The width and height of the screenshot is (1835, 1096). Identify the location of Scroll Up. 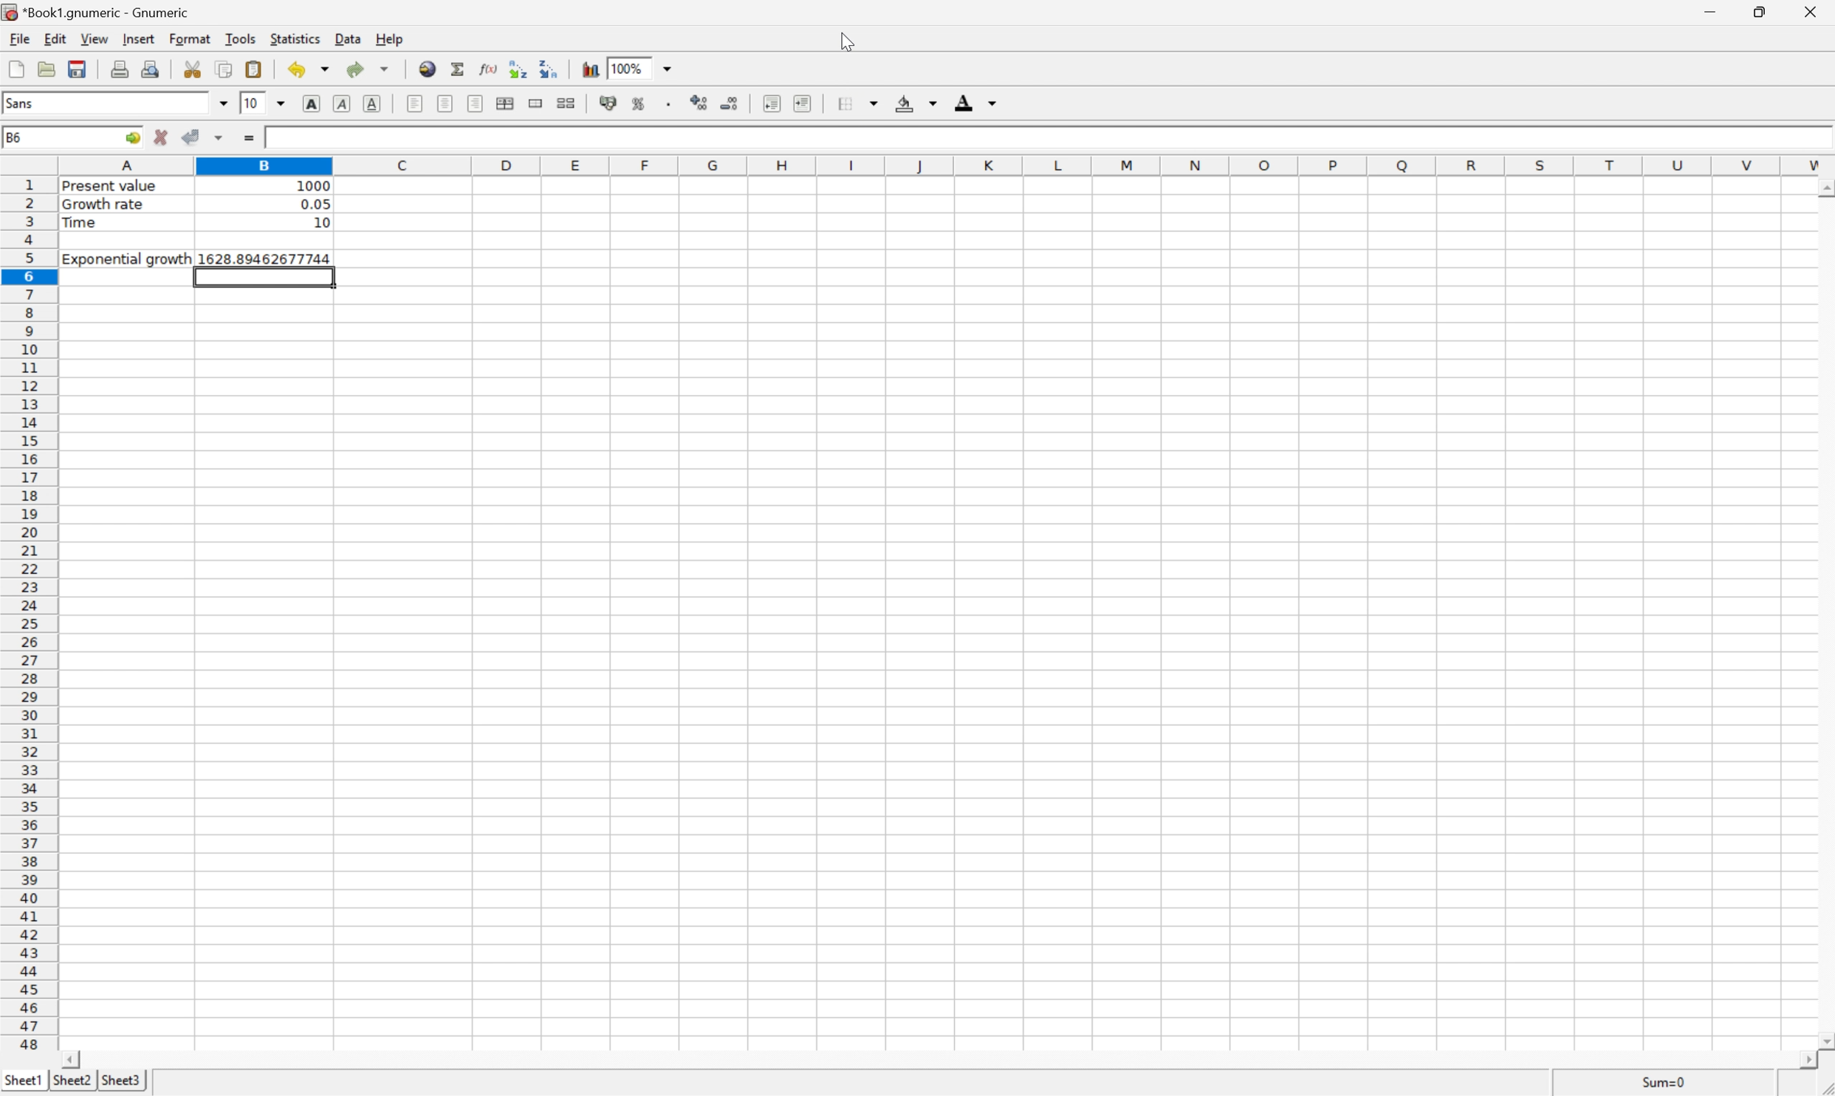
(1822, 191).